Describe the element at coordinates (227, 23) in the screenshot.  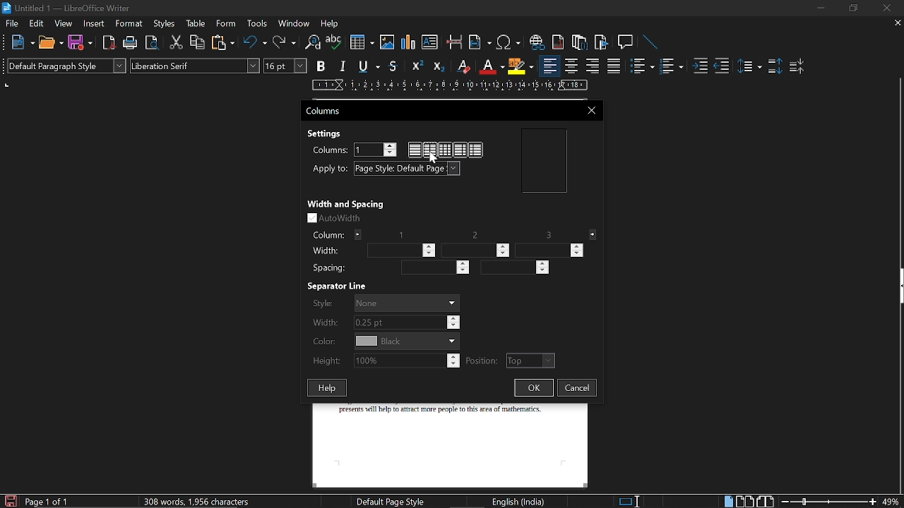
I see `Form` at that location.